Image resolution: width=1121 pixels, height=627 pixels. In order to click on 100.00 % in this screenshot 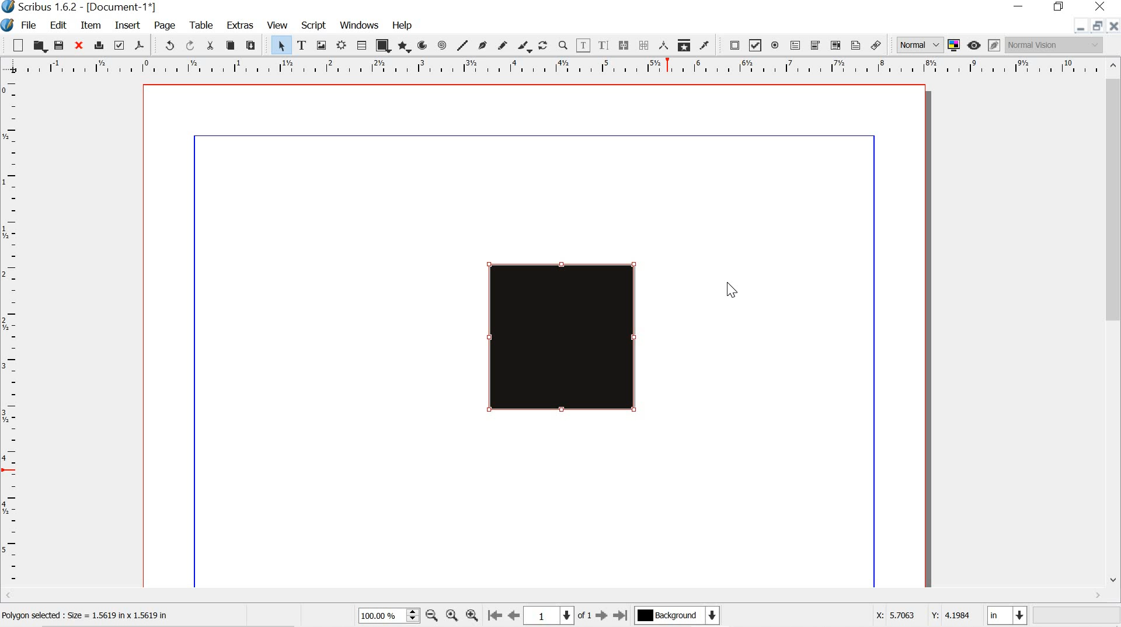, I will do `click(379, 616)`.